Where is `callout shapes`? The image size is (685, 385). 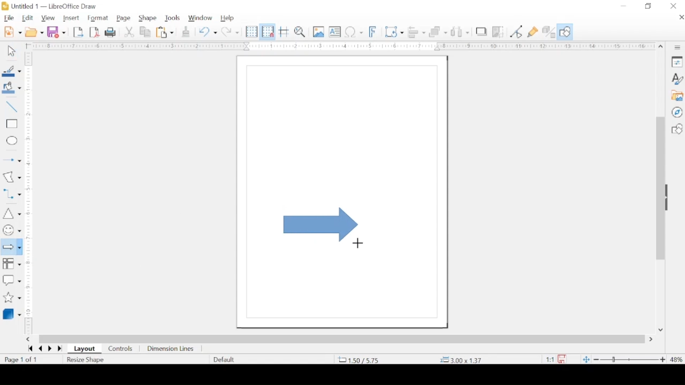 callout shapes is located at coordinates (11, 281).